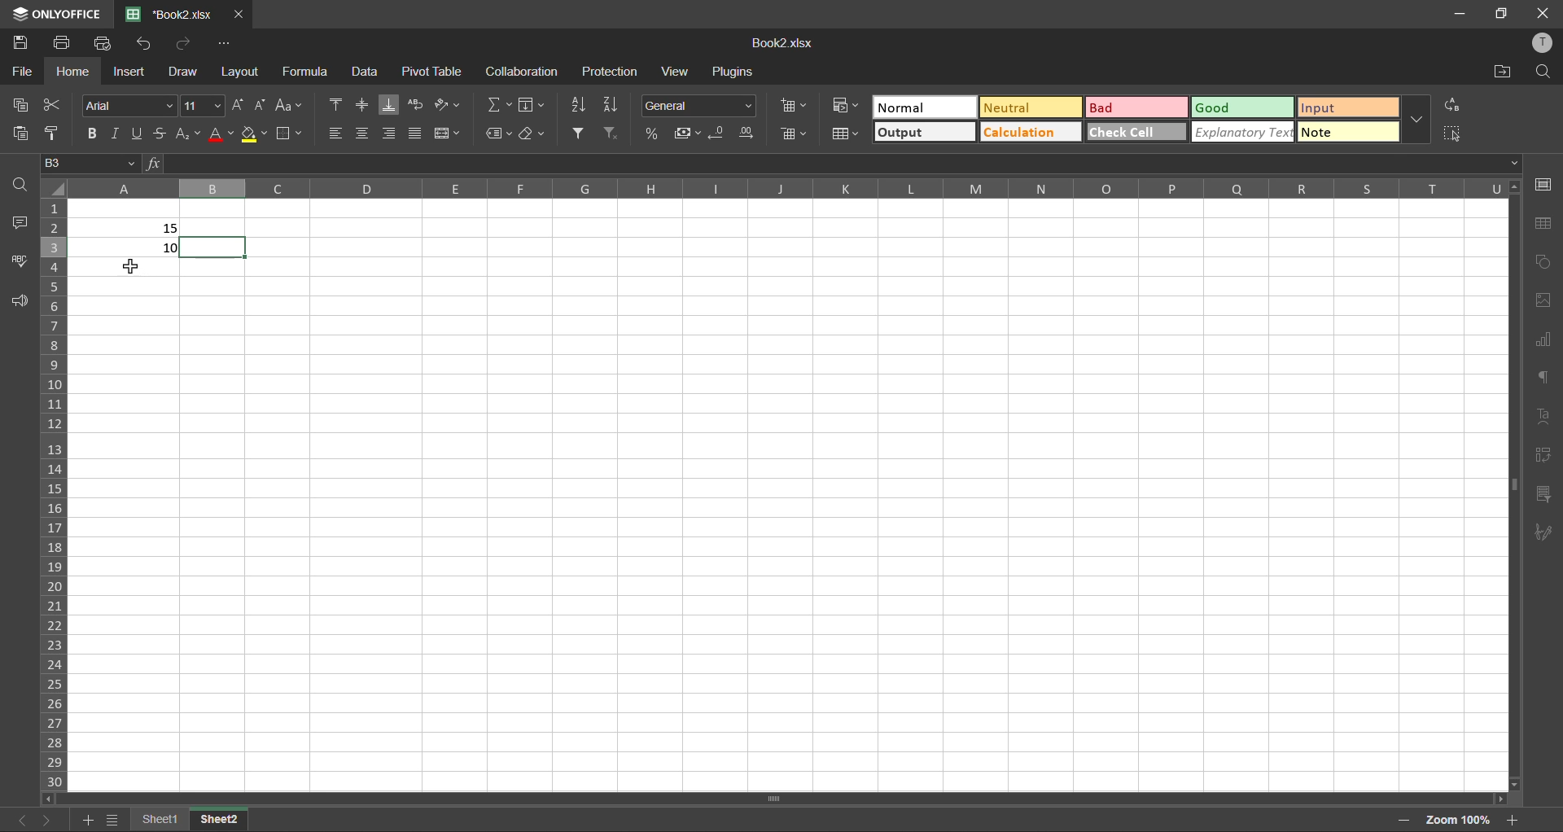 The image size is (1563, 832). I want to click on format as table, so click(846, 134).